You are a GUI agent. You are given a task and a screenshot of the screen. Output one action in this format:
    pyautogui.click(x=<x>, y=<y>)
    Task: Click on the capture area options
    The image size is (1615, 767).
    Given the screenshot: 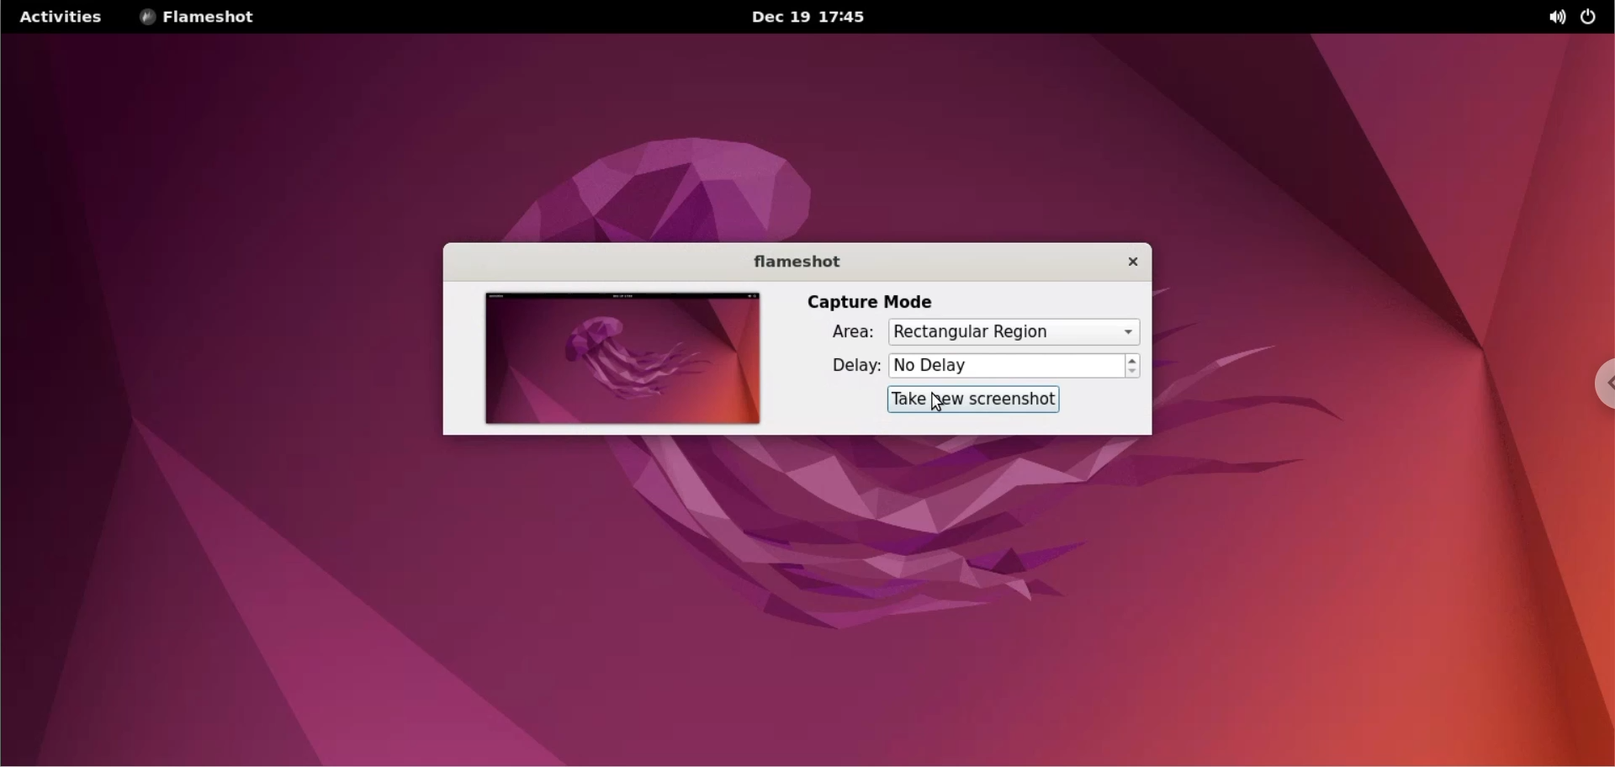 What is the action you would take?
    pyautogui.click(x=1014, y=331)
    